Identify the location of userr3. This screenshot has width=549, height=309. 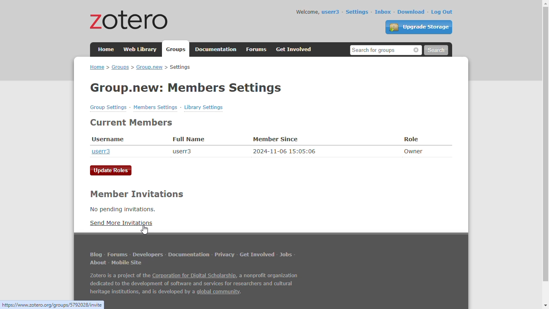
(101, 151).